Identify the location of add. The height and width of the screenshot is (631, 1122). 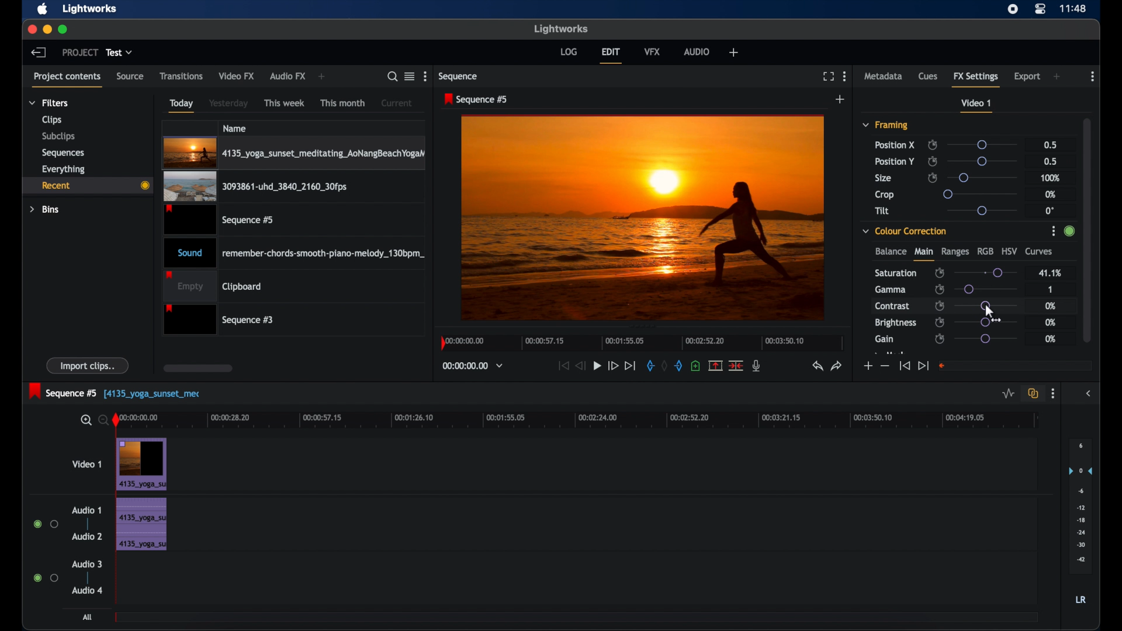
(840, 99).